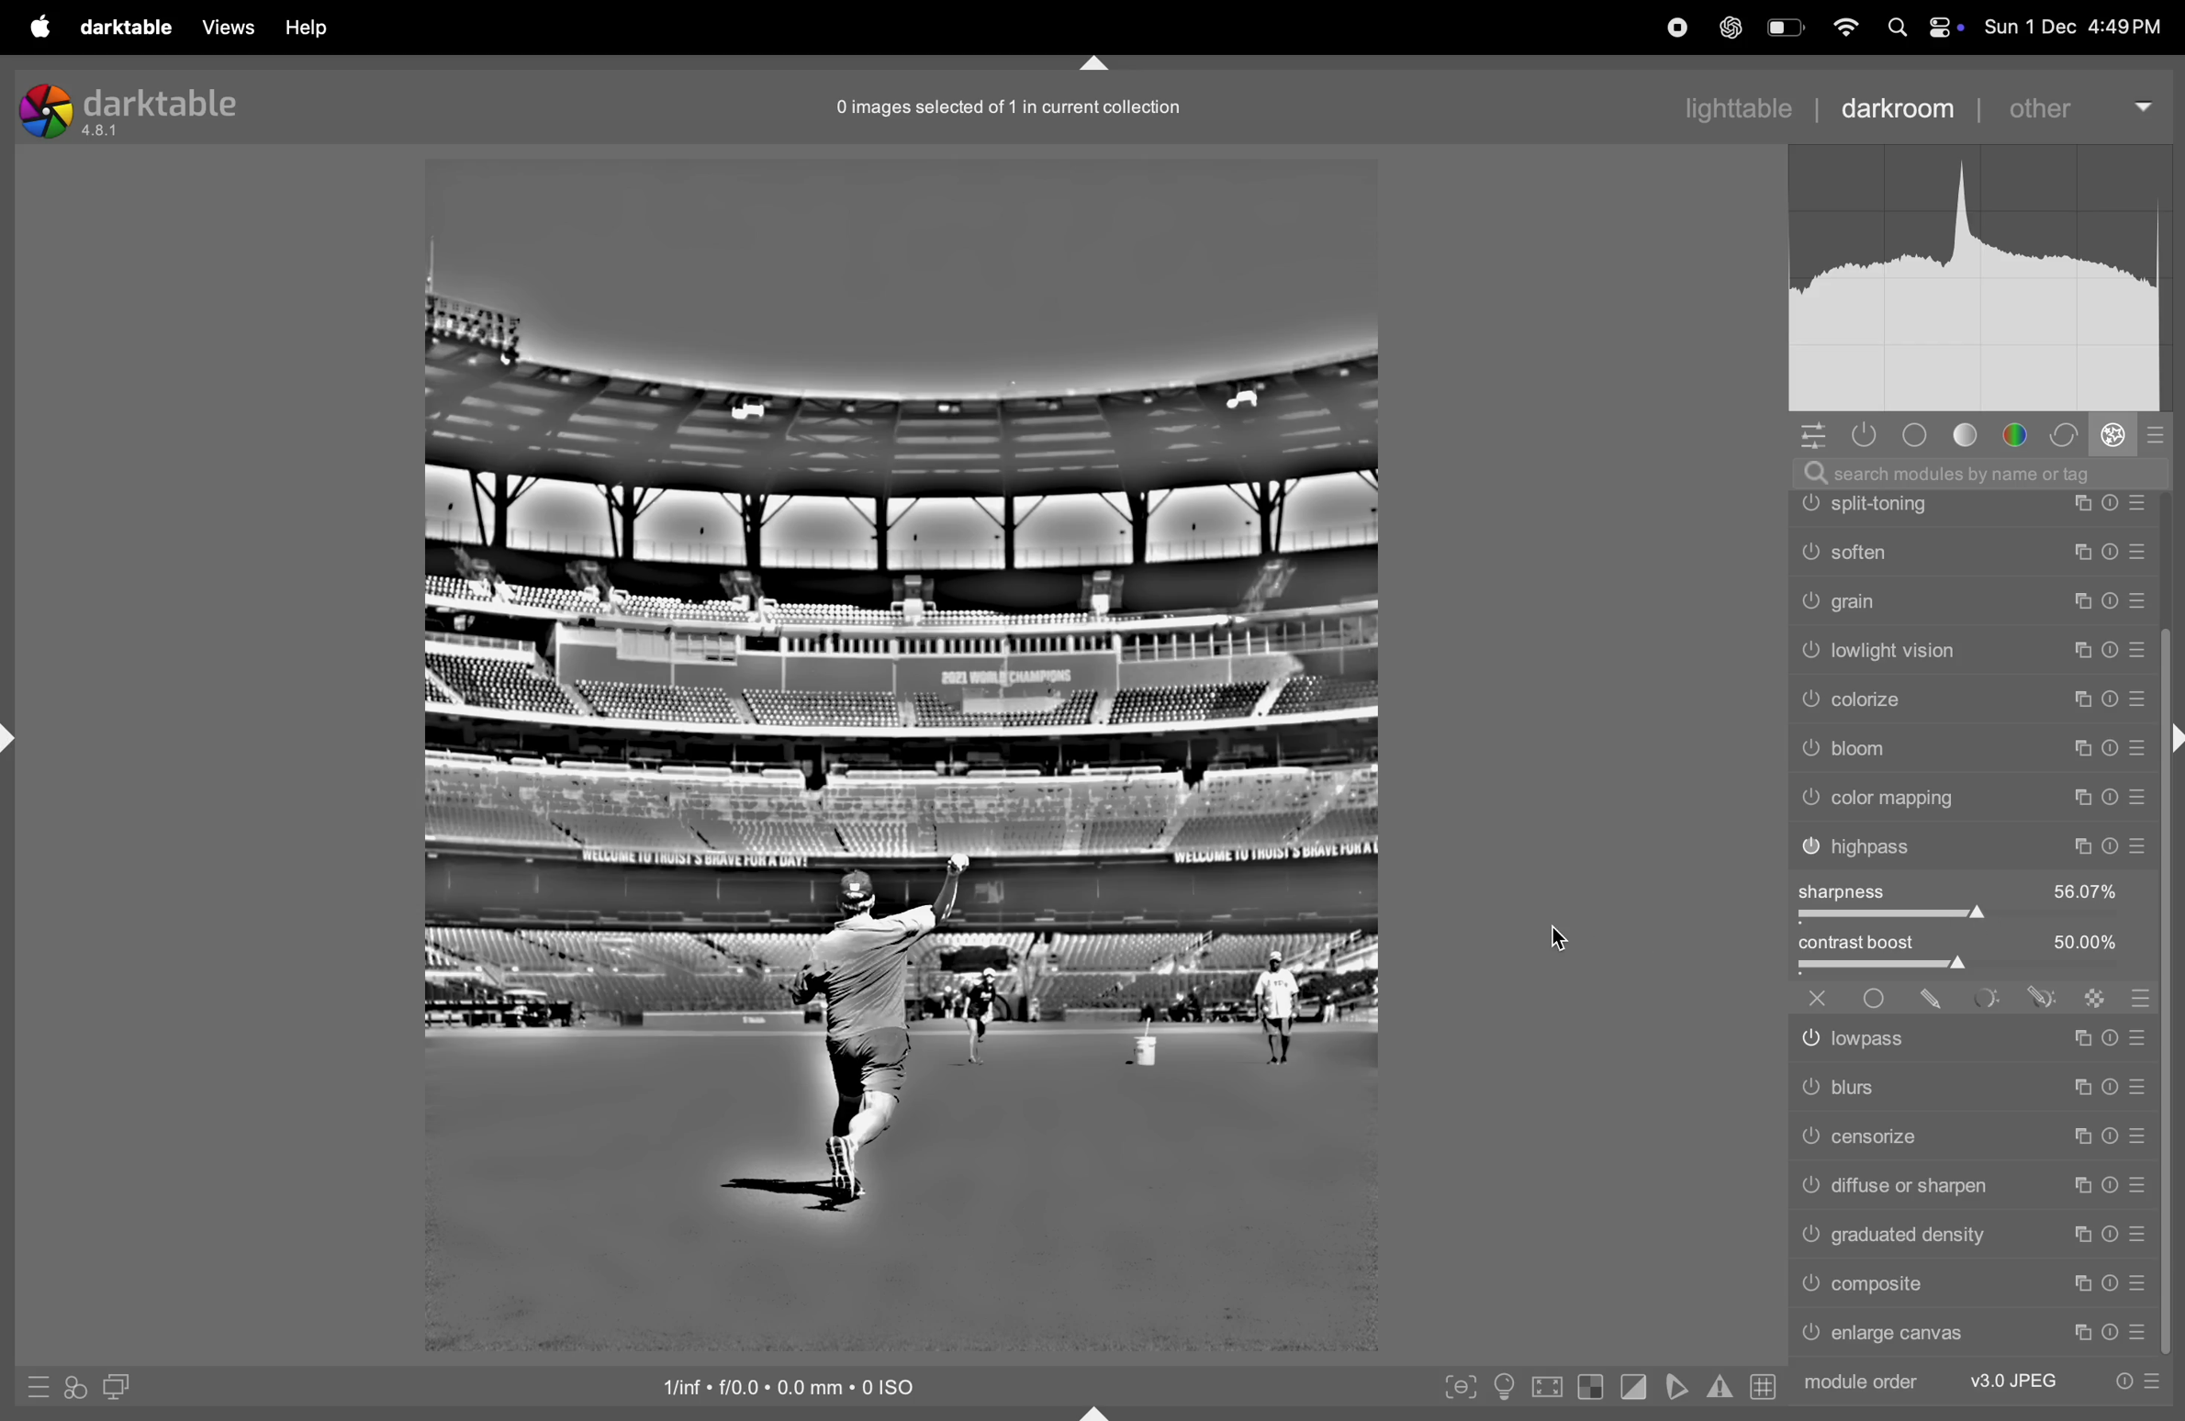 Image resolution: width=2185 pixels, height=1421 pixels. What do you see at coordinates (1974, 986) in the screenshot?
I see `highpass` at bounding box center [1974, 986].